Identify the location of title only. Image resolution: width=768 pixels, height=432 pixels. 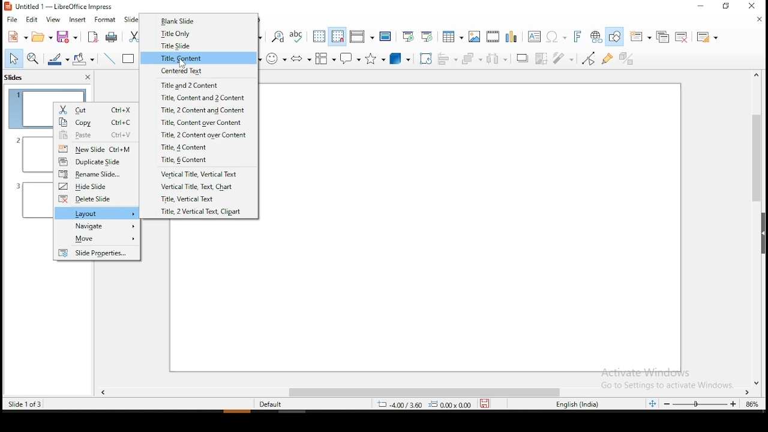
(176, 34).